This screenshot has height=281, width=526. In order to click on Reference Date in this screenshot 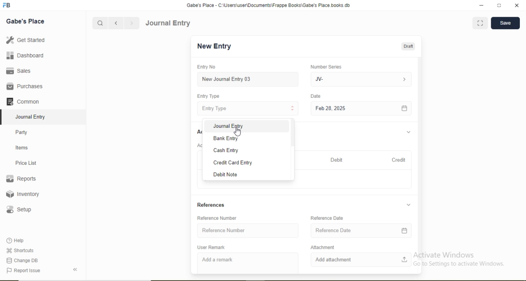, I will do `click(333, 230)`.